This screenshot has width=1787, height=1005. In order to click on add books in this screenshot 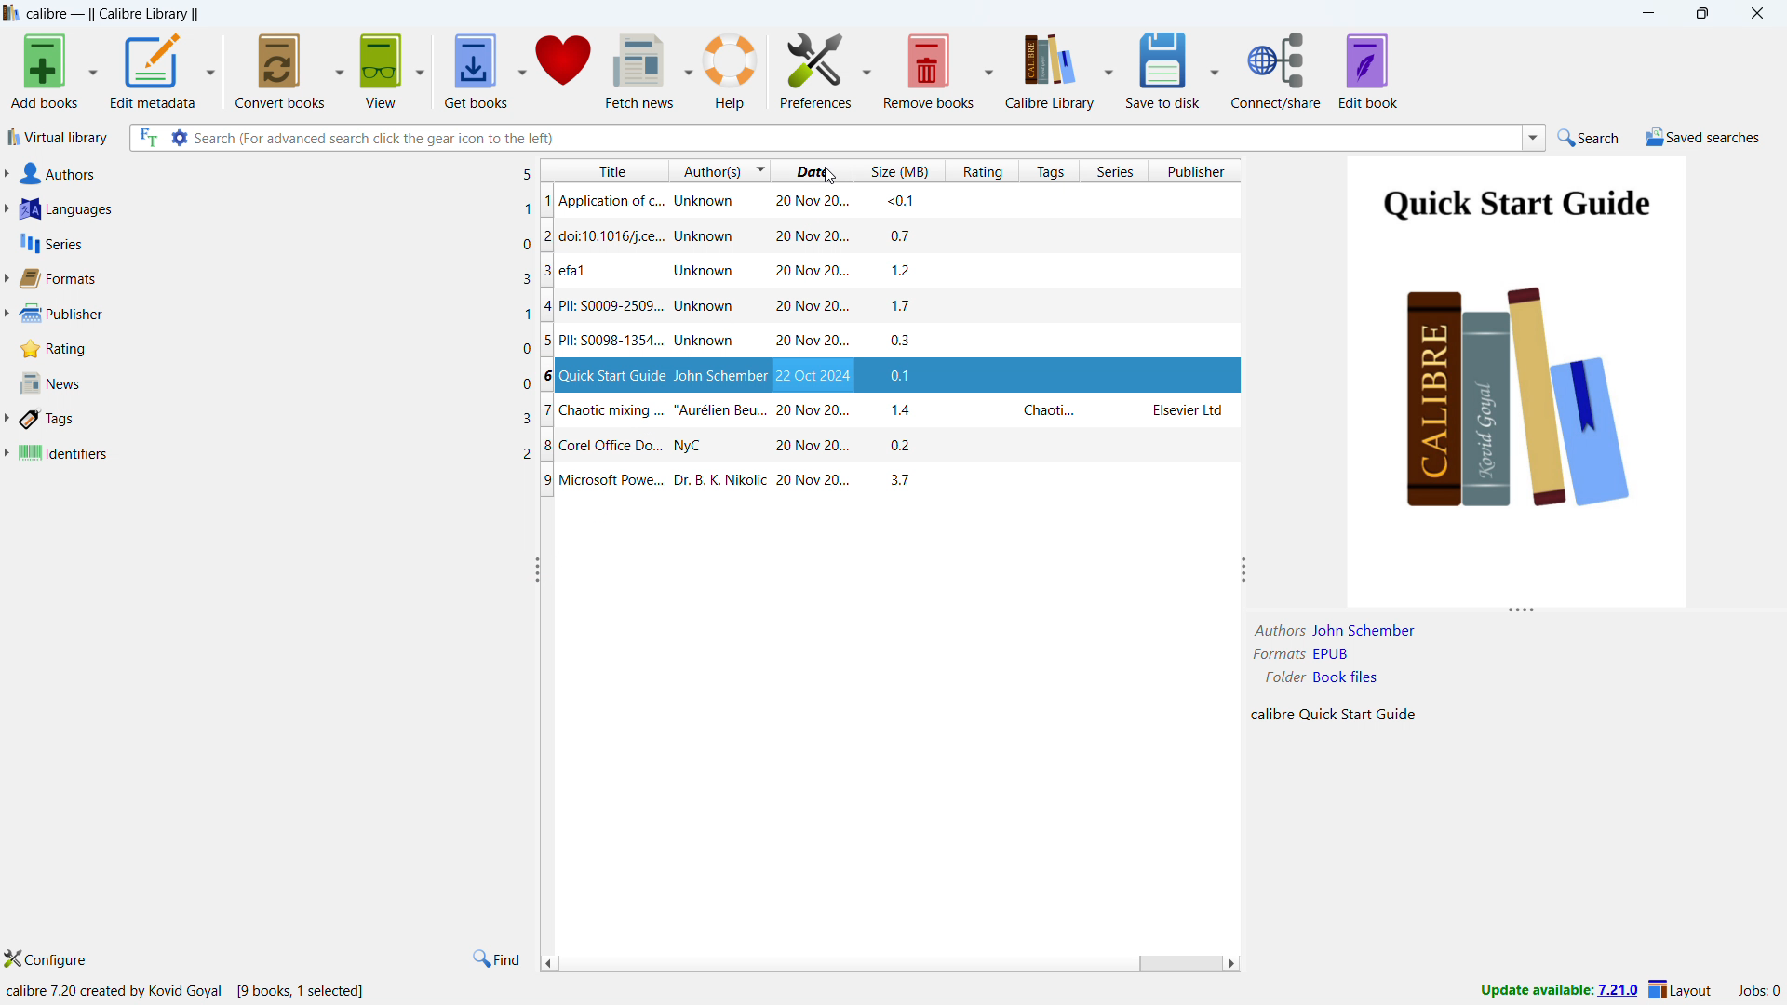, I will do `click(45, 71)`.